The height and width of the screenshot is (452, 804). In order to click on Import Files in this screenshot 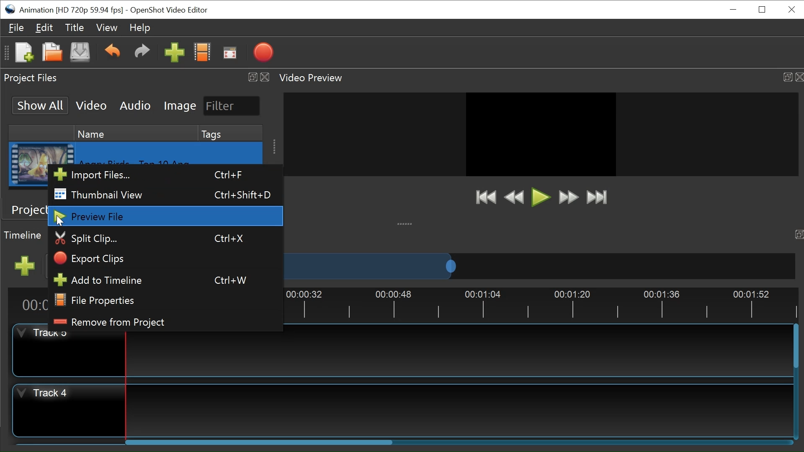, I will do `click(164, 175)`.